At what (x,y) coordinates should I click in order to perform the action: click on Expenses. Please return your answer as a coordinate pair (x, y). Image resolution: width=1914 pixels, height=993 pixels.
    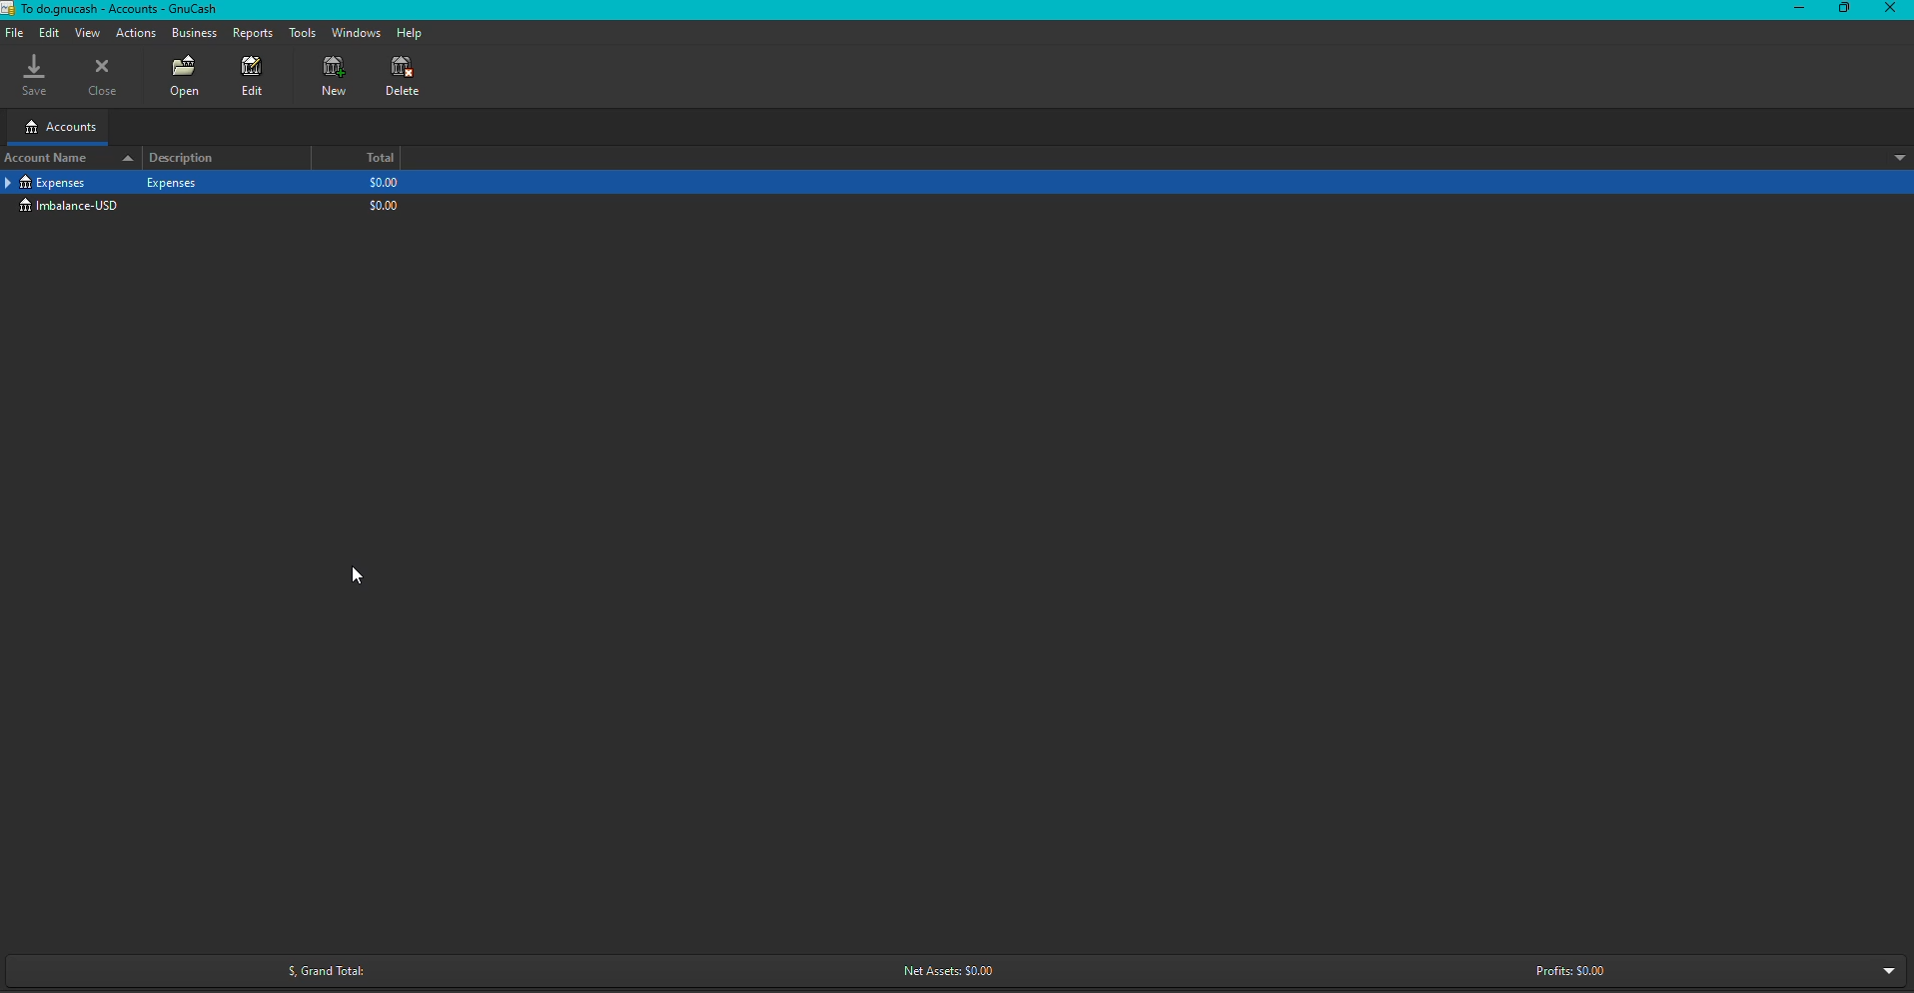
    Looking at the image, I should click on (47, 183).